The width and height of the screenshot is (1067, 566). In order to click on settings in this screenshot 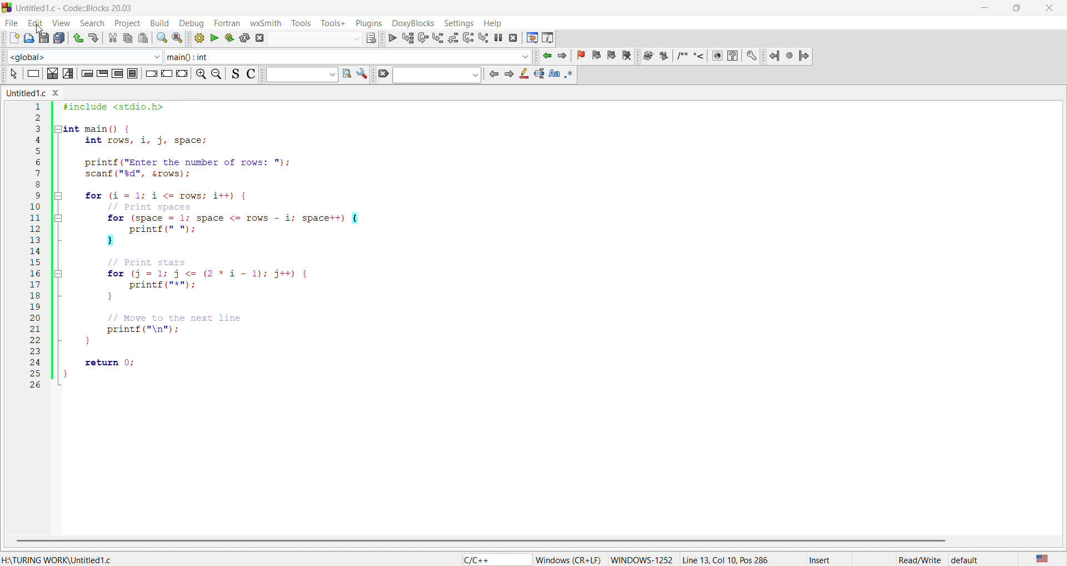, I will do `click(362, 73)`.